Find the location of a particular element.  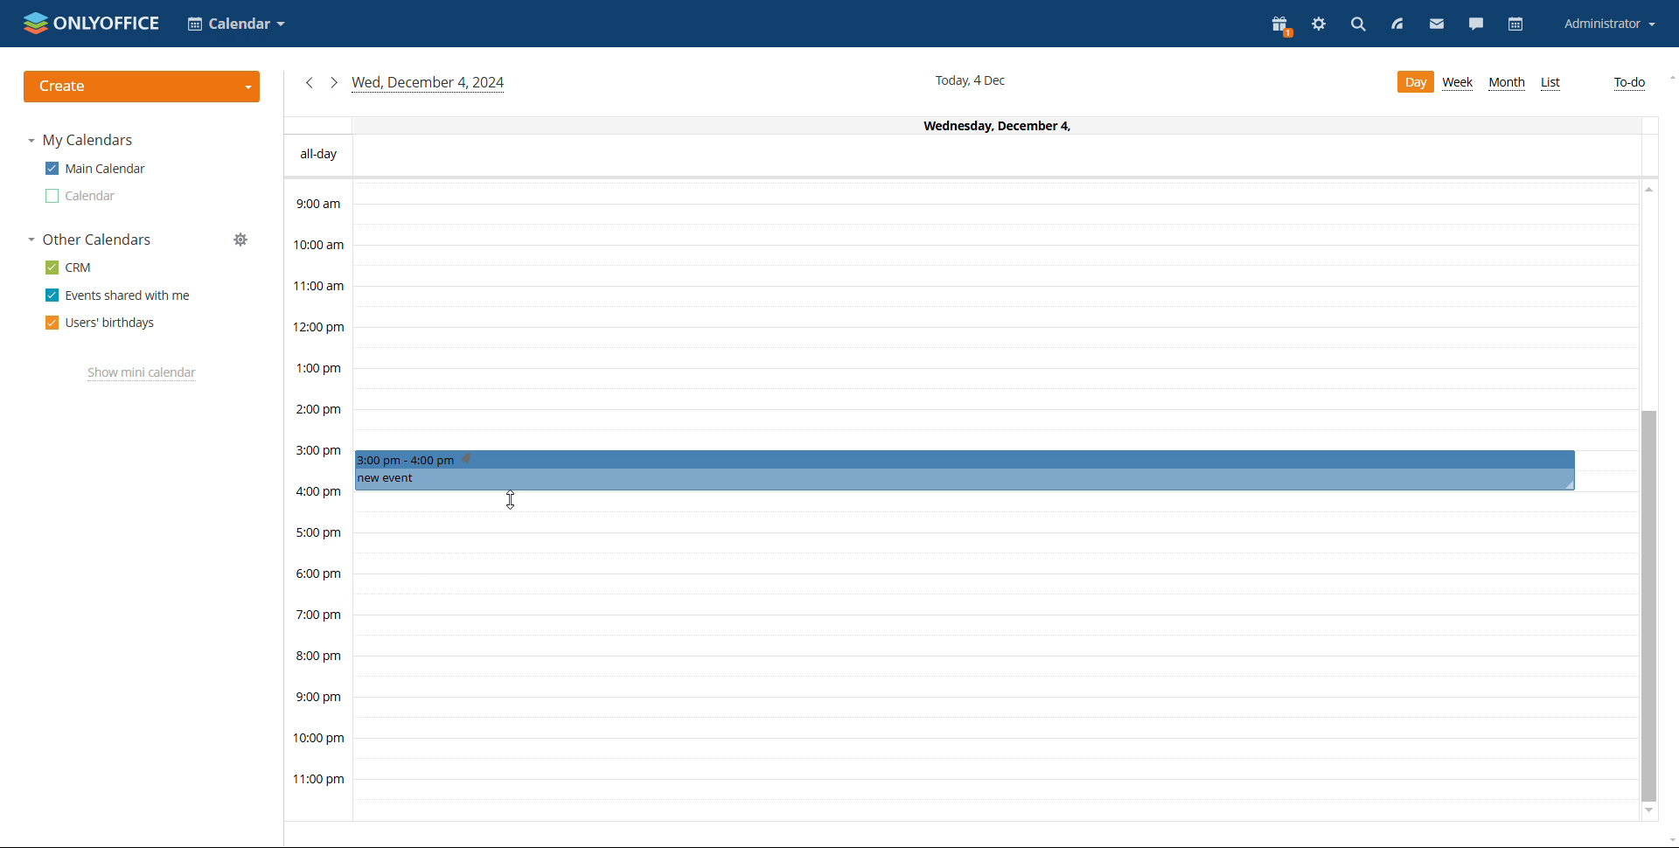

manage is located at coordinates (240, 240).